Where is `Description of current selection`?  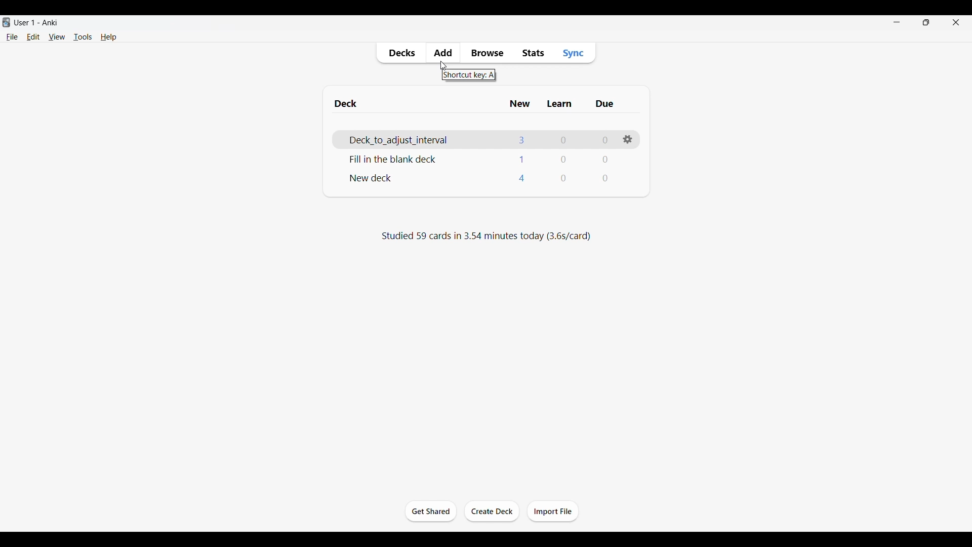
Description of current selection is located at coordinates (468, 75).